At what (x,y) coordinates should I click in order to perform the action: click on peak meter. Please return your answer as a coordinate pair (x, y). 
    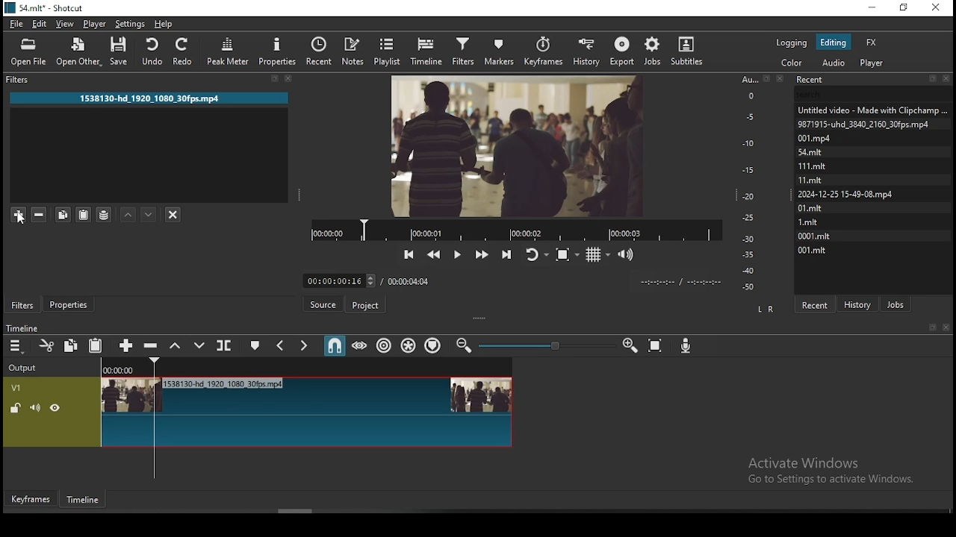
    Looking at the image, I should click on (229, 54).